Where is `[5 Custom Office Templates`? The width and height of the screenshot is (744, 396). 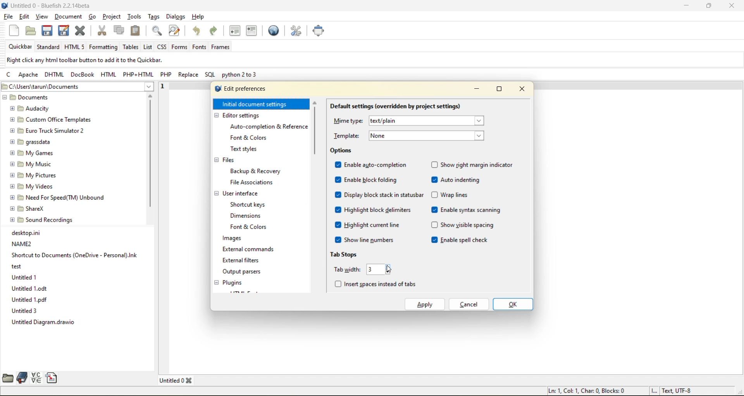
[5 Custom Office Templates is located at coordinates (49, 119).